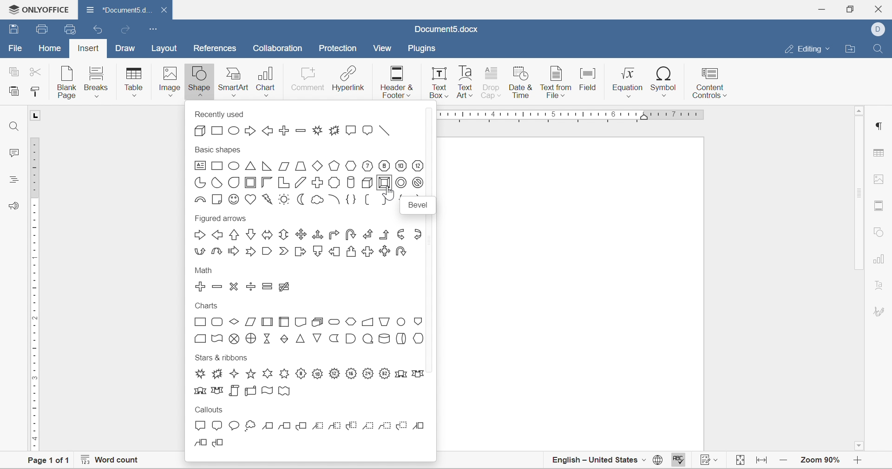 This screenshot has width=892, height=469. I want to click on restore down, so click(849, 8).